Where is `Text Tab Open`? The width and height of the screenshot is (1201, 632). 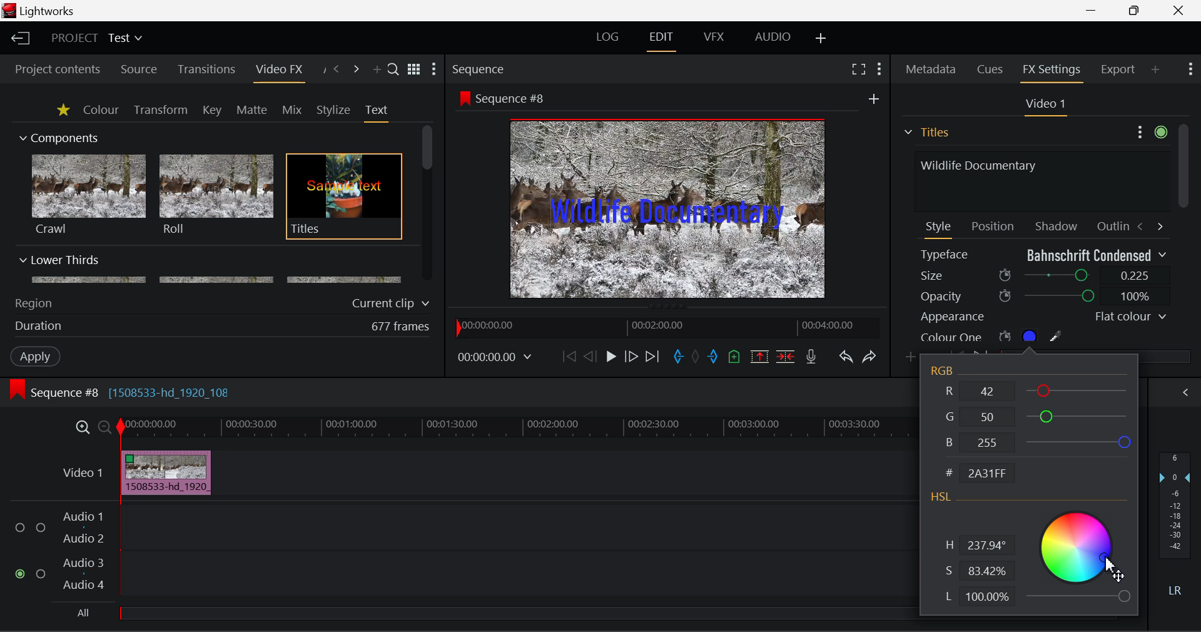
Text Tab Open is located at coordinates (380, 113).